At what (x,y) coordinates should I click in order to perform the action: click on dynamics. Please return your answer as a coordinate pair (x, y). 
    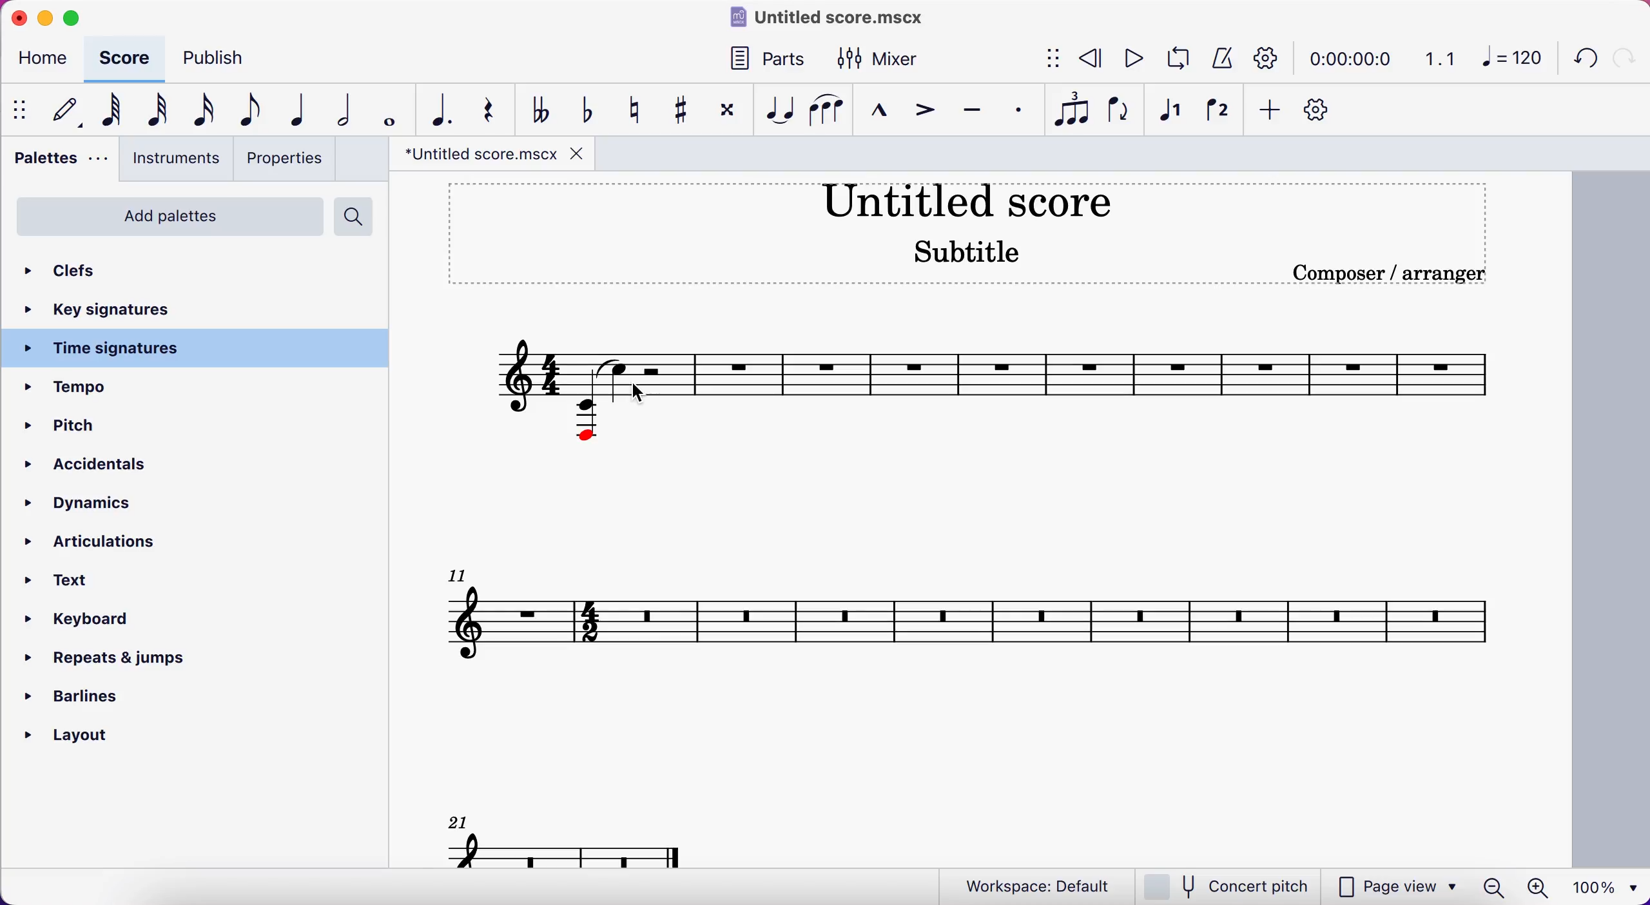
    Looking at the image, I should click on (108, 506).